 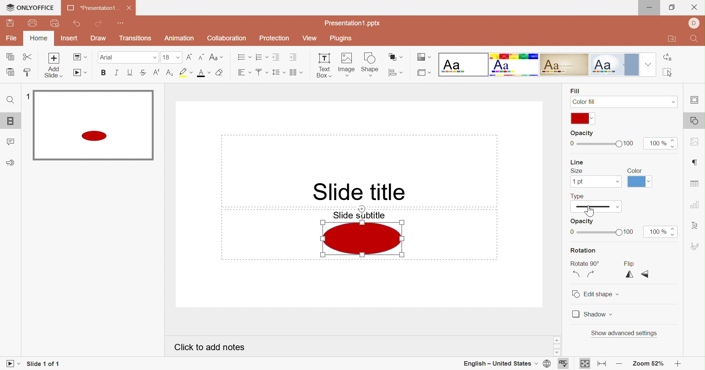 I want to click on Select slide size, so click(x=424, y=73).